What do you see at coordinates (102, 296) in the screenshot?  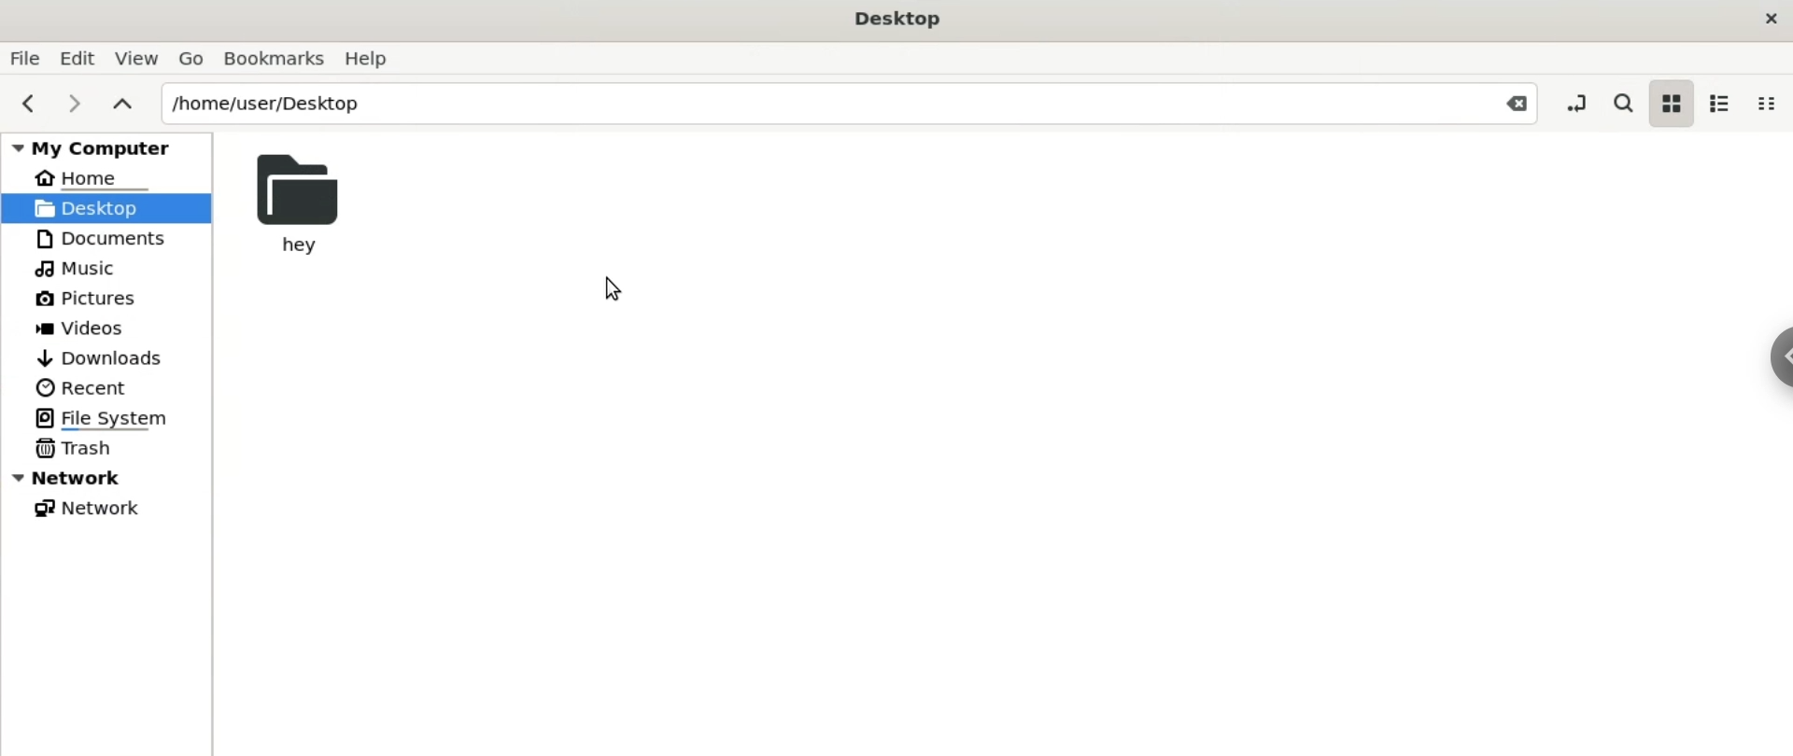 I see `pictures` at bounding box center [102, 296].